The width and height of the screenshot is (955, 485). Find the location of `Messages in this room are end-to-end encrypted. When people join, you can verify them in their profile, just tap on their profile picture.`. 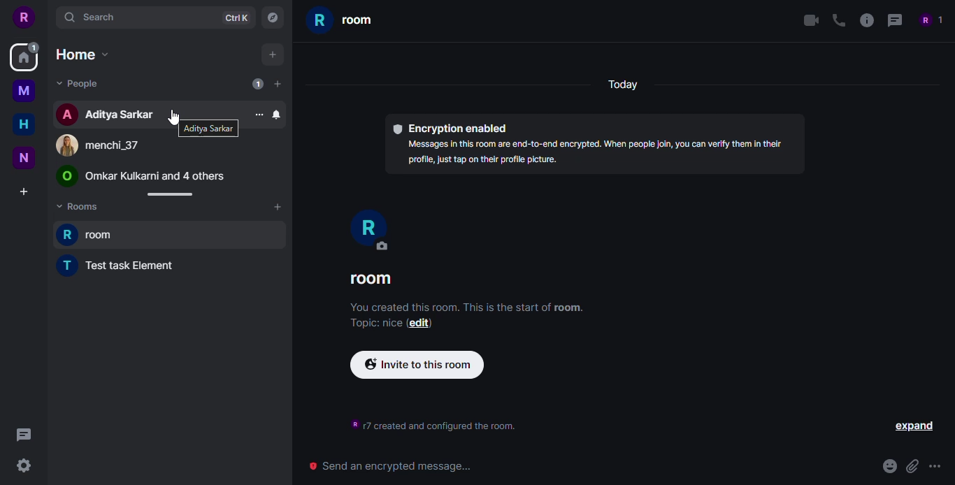

Messages in this room are end-to-end encrypted. When people join, you can verify them in their profile, just tap on their profile picture. is located at coordinates (592, 155).